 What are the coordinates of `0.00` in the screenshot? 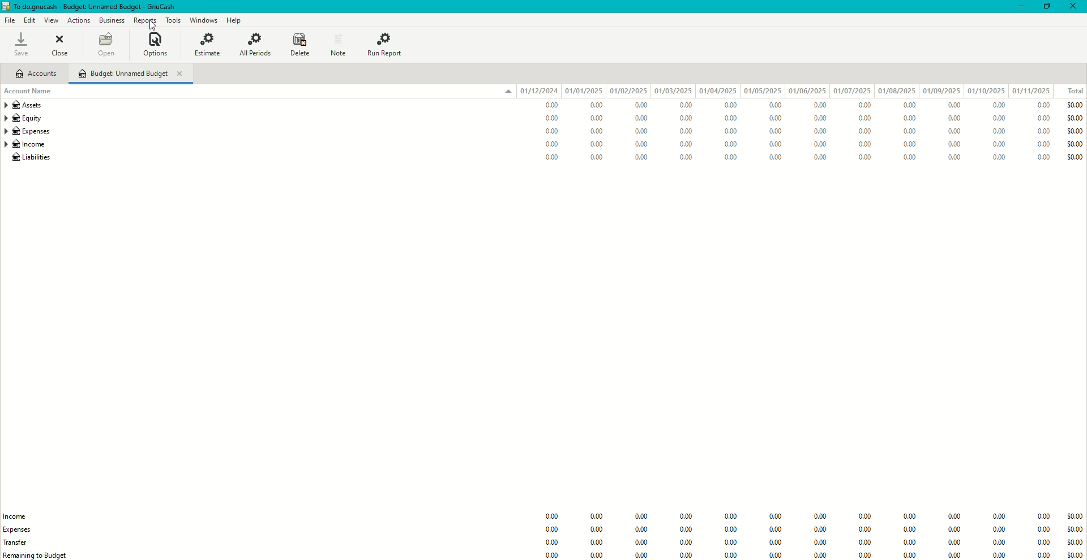 It's located at (641, 516).